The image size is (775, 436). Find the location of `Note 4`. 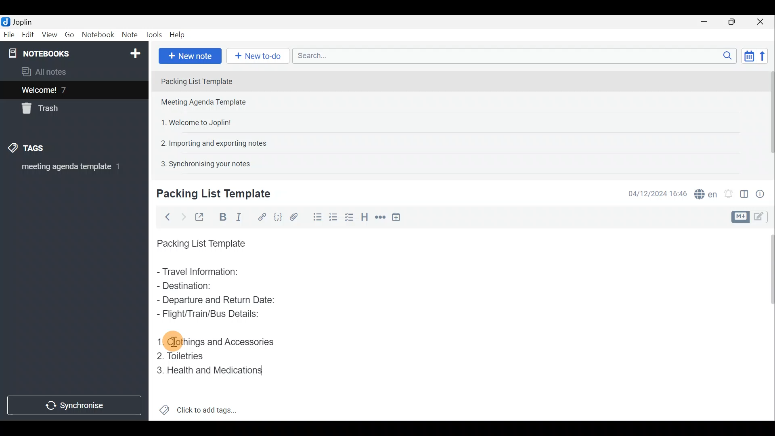

Note 4 is located at coordinates (209, 142).